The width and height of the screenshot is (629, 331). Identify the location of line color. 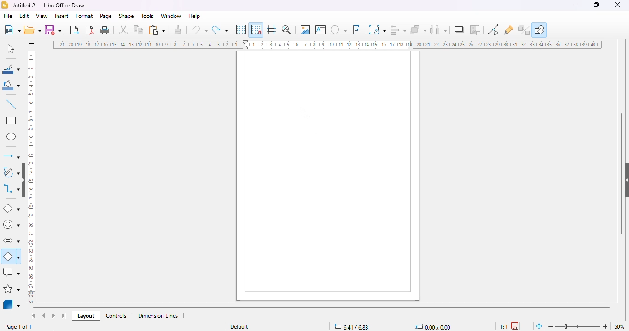
(11, 68).